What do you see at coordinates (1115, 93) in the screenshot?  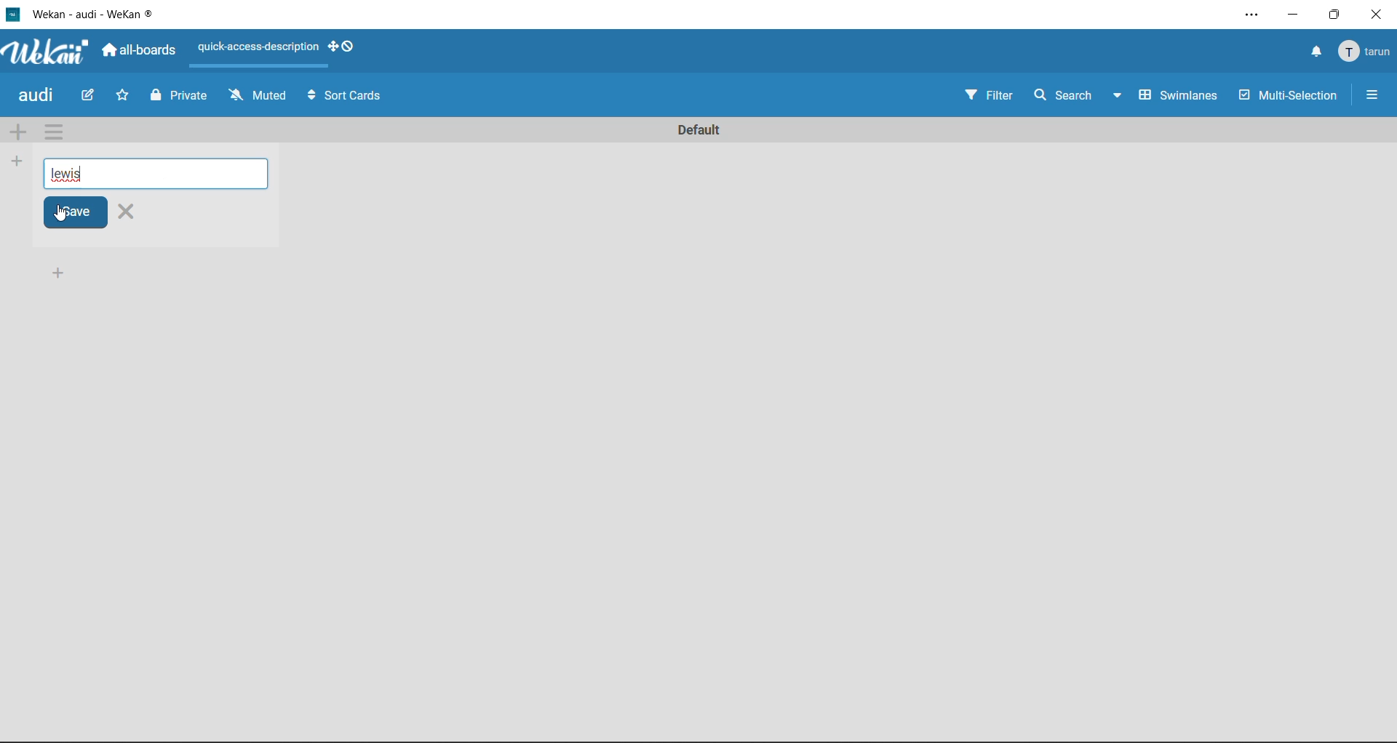 I see `Down-arrow` at bounding box center [1115, 93].